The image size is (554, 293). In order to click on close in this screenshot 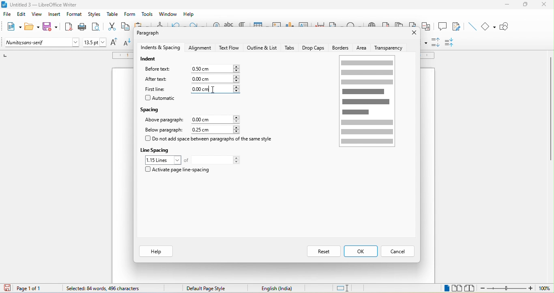, I will do `click(543, 4)`.